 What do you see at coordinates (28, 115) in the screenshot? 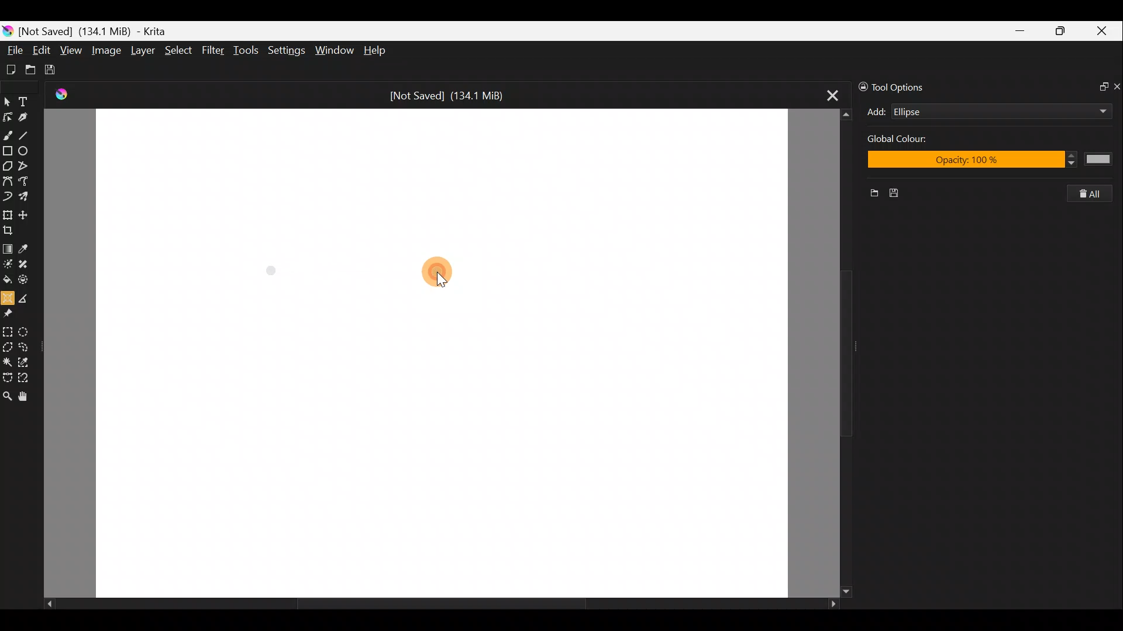
I see `Calligraphy` at bounding box center [28, 115].